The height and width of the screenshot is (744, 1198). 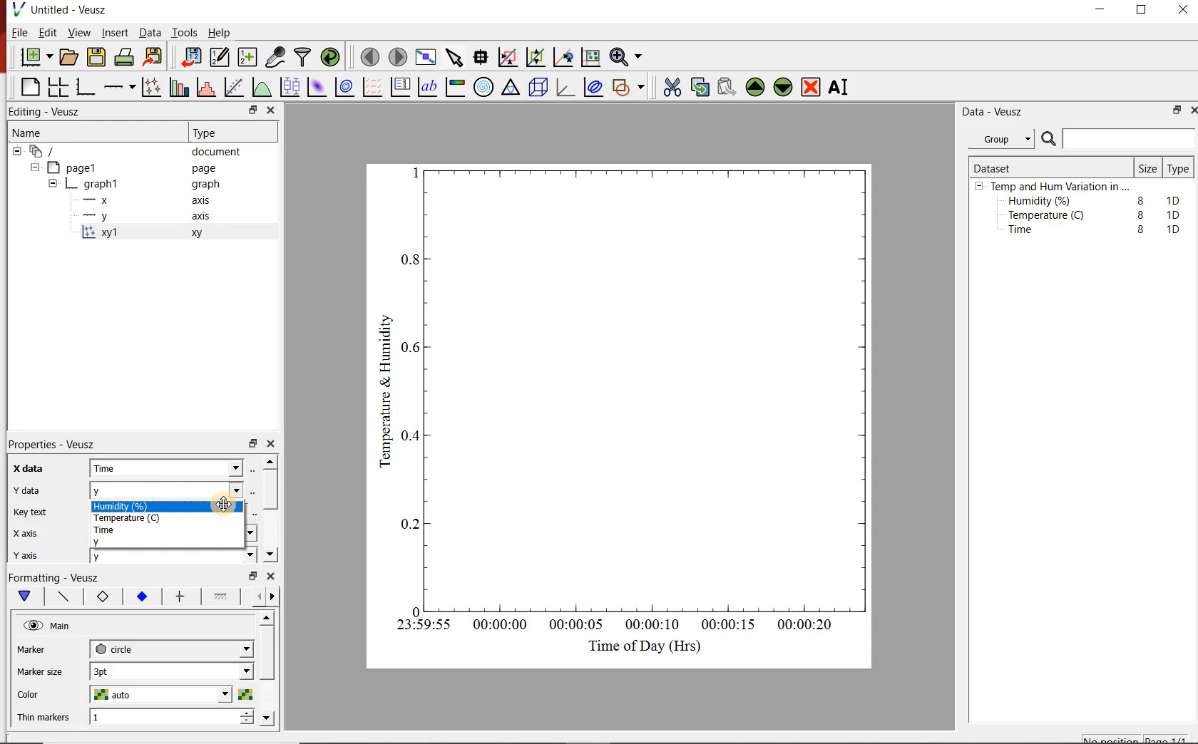 I want to click on Group., so click(x=1004, y=136).